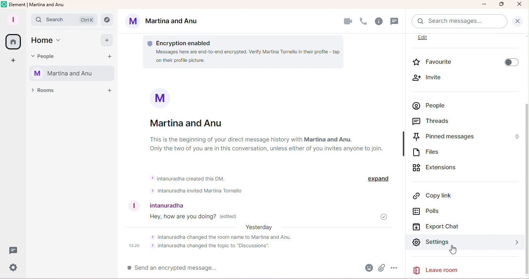 The width and height of the screenshot is (529, 279). What do you see at coordinates (240, 56) in the screenshot?
I see `Messeges here are end-to-end encrypted. Verify Martina Tornello in their profile. tap on their profile picture` at bounding box center [240, 56].